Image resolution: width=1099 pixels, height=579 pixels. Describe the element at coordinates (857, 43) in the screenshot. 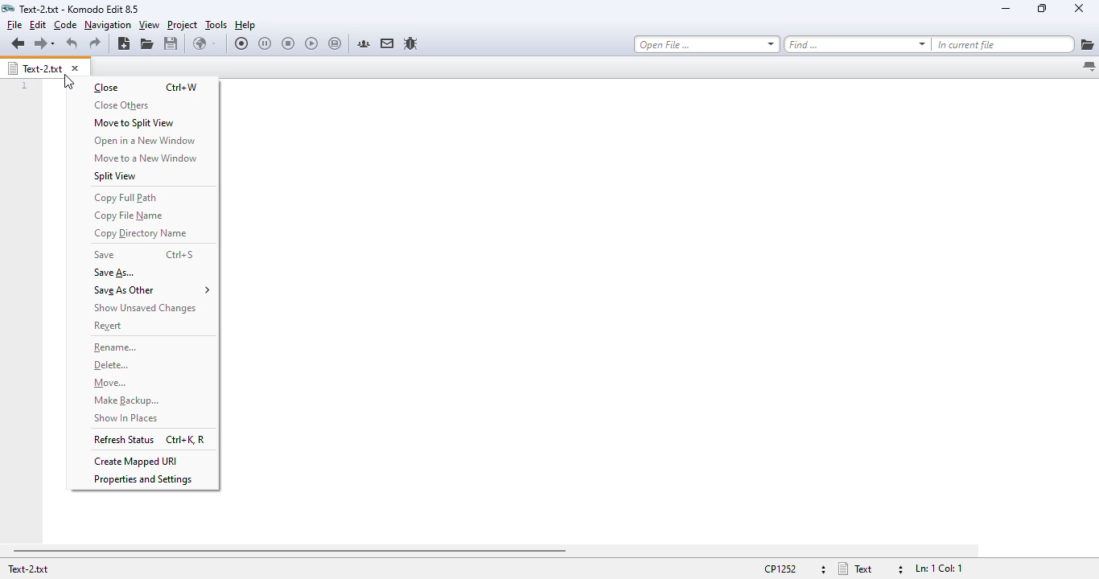

I see `find` at that location.